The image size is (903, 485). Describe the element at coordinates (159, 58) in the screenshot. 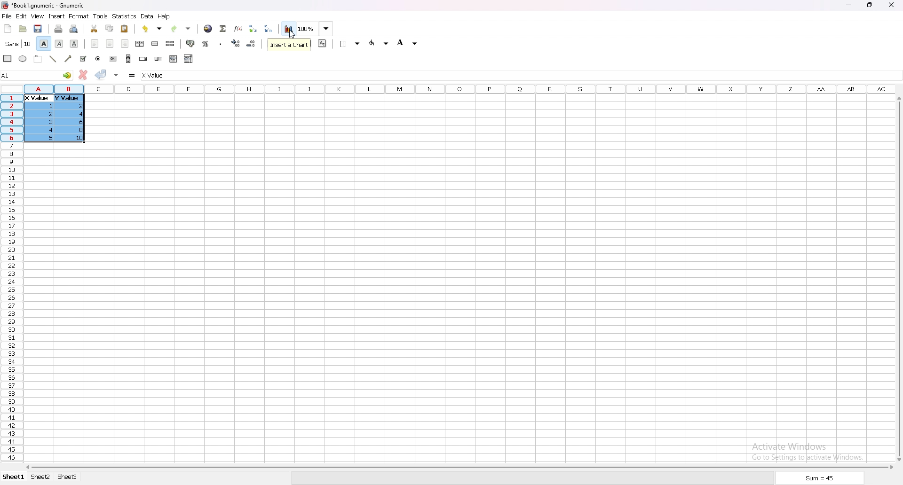

I see `slider` at that location.